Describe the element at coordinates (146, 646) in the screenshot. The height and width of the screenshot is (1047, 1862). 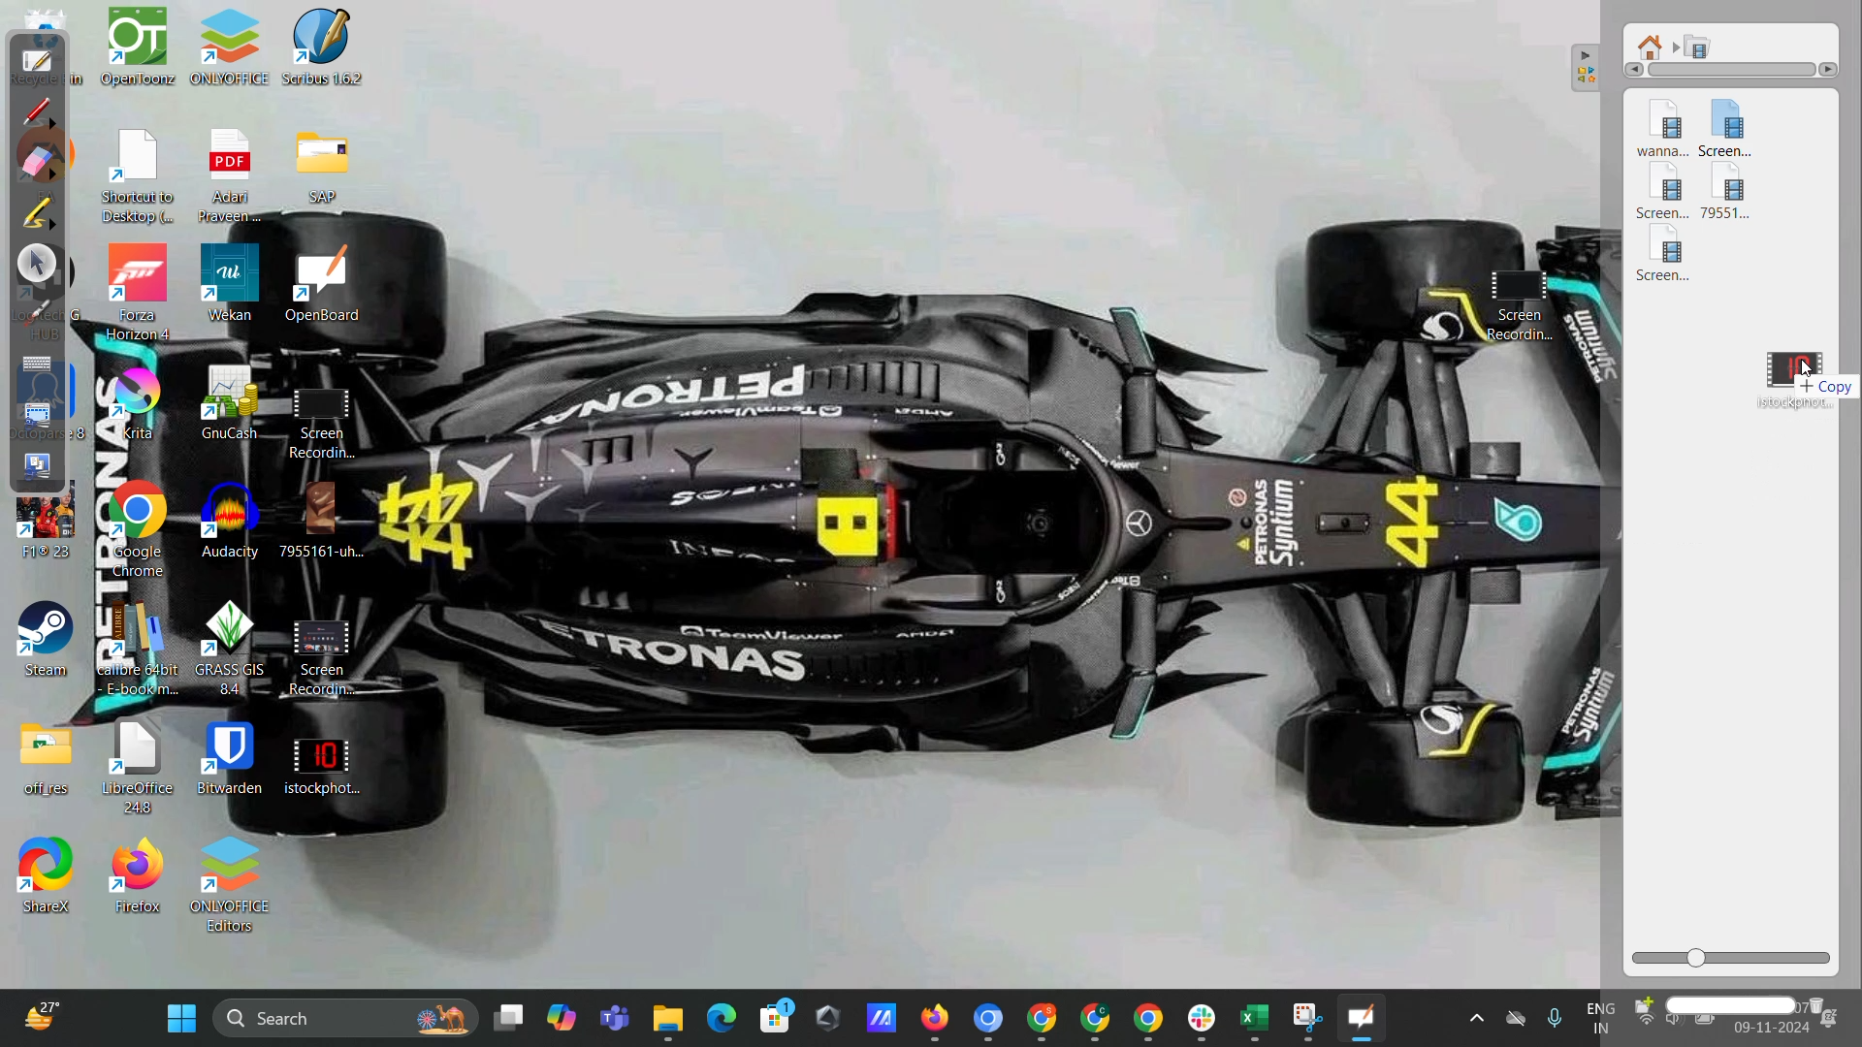
I see `Calibre 64 bit E-book m...` at that location.